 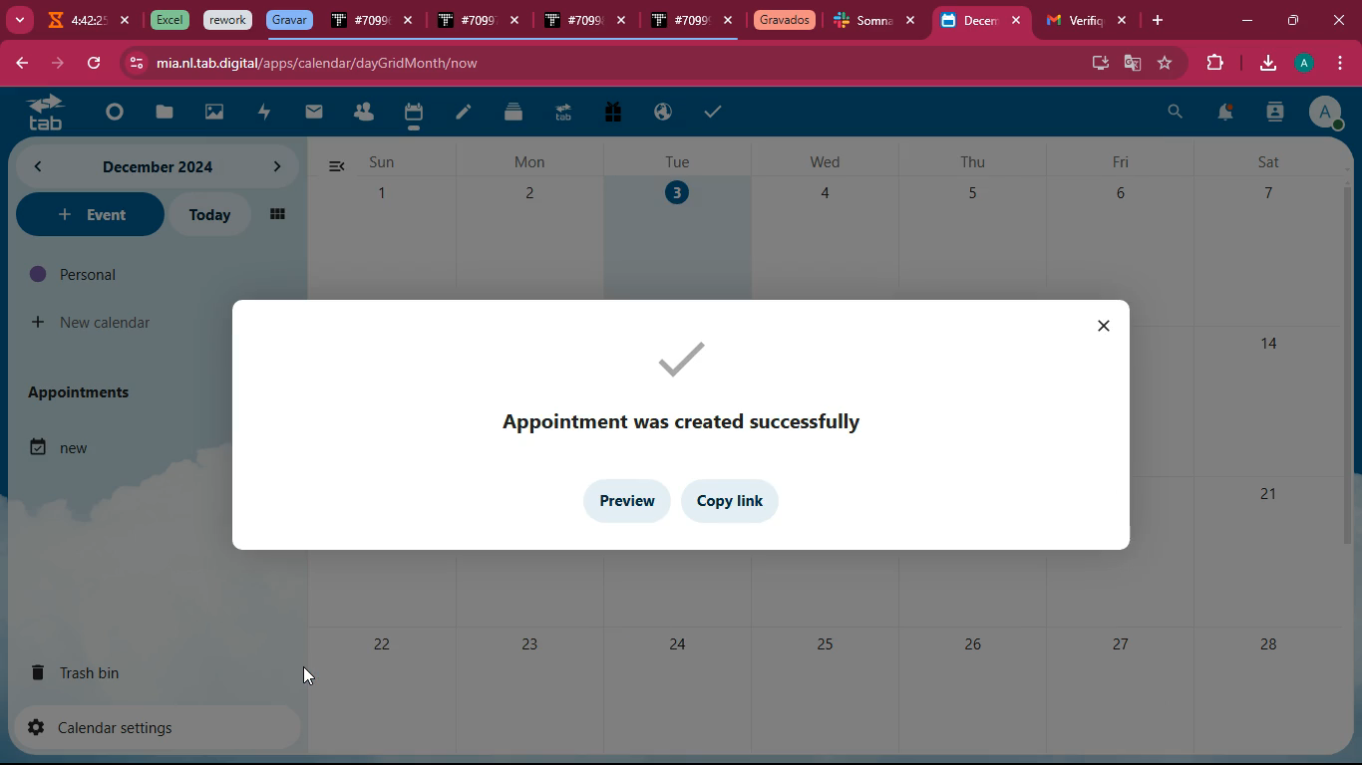 I want to click on google translator, so click(x=1133, y=63).